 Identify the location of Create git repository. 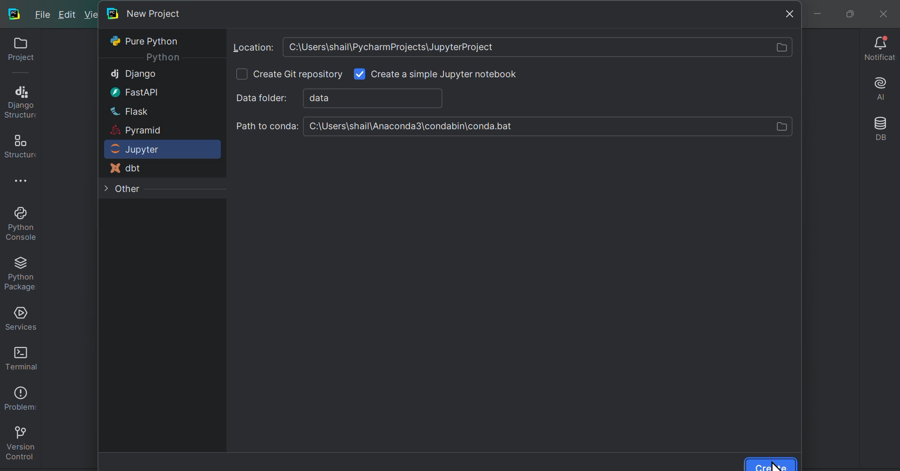
(300, 74).